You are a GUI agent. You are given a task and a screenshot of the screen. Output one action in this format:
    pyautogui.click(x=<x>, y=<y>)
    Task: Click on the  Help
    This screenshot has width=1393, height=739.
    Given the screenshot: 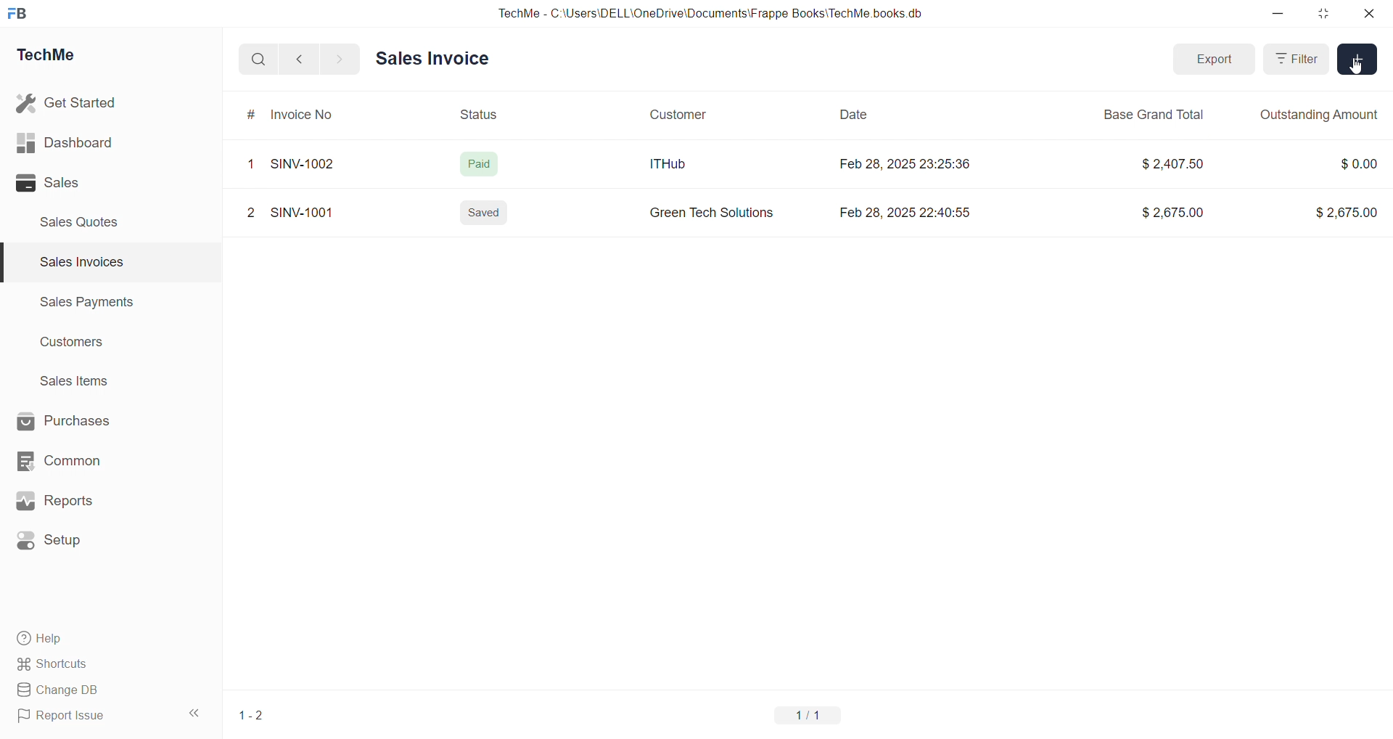 What is the action you would take?
    pyautogui.click(x=47, y=640)
    